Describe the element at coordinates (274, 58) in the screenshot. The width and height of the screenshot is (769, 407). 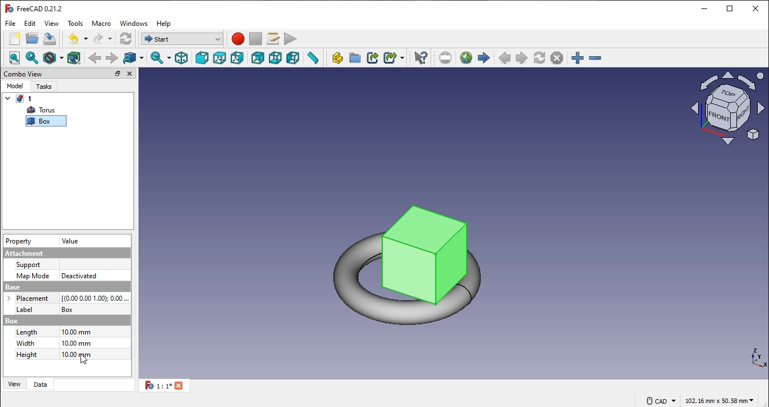
I see `bottom` at that location.